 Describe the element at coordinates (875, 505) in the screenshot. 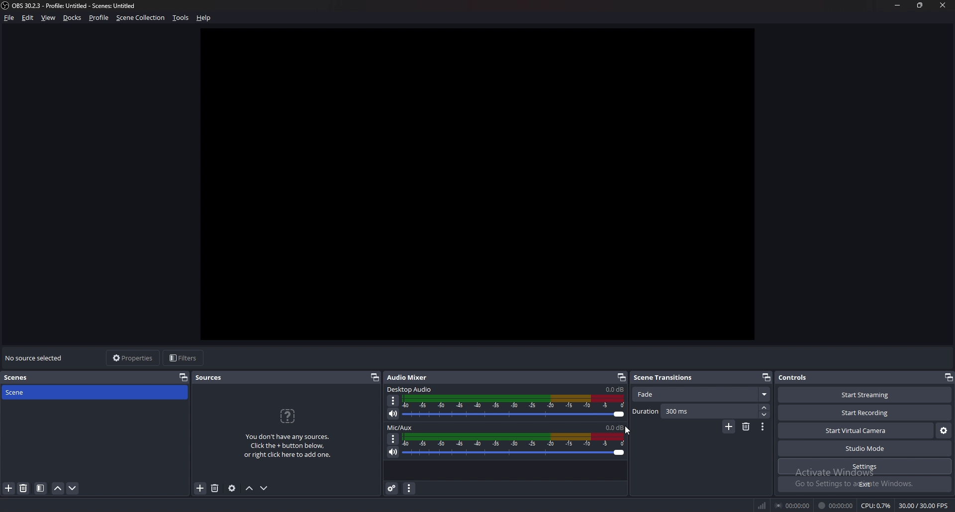

I see `CPU: 0.5%` at that location.